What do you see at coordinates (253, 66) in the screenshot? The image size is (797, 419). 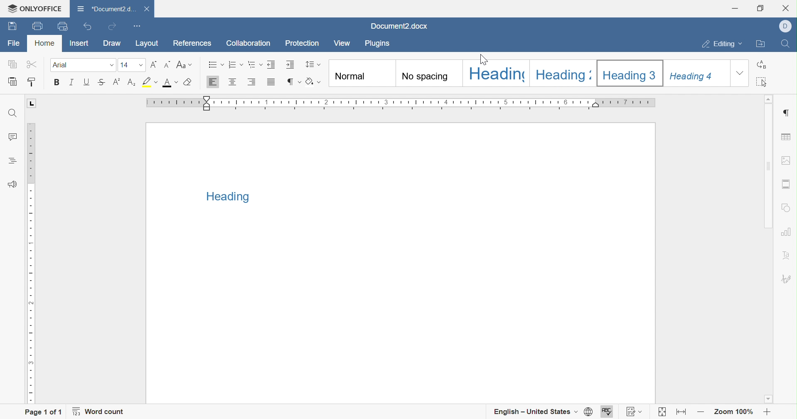 I see `Multilevel list` at bounding box center [253, 66].